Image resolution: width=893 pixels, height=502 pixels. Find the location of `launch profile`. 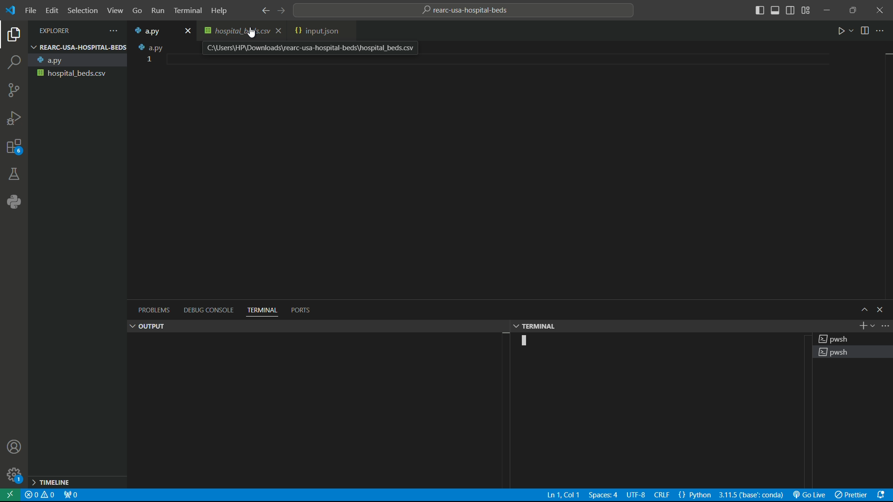

launch profile is located at coordinates (873, 326).